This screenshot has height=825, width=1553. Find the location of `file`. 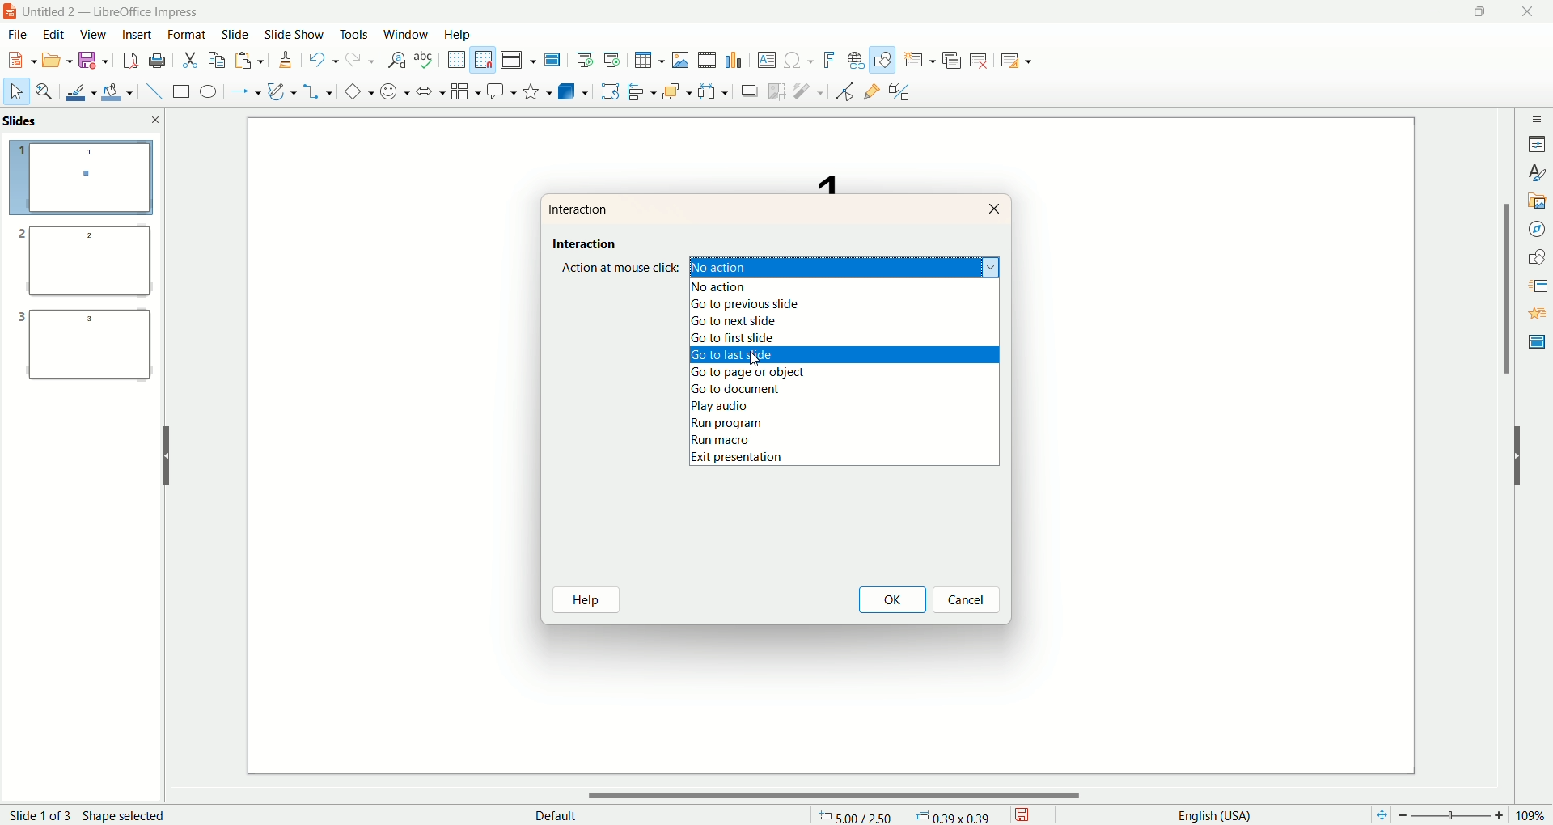

file is located at coordinates (23, 35).